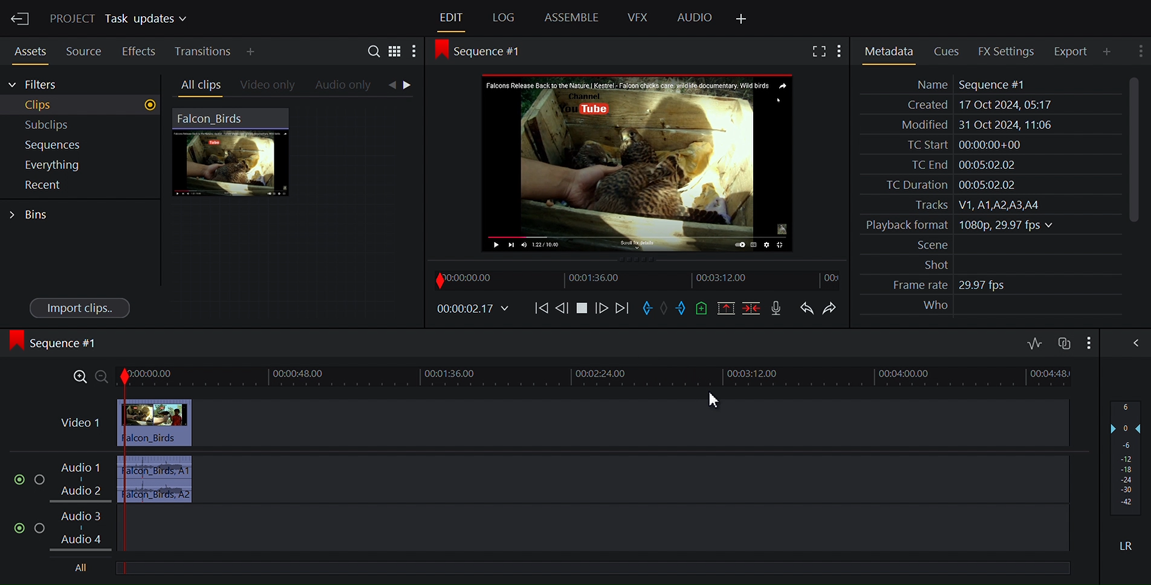  I want to click on Remove all marked sections, so click(725, 308).